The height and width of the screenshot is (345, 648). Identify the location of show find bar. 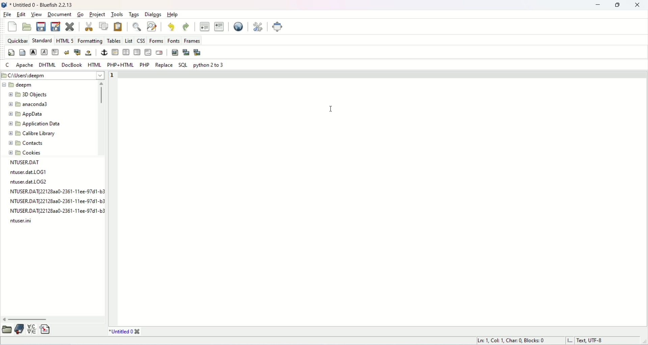
(135, 28).